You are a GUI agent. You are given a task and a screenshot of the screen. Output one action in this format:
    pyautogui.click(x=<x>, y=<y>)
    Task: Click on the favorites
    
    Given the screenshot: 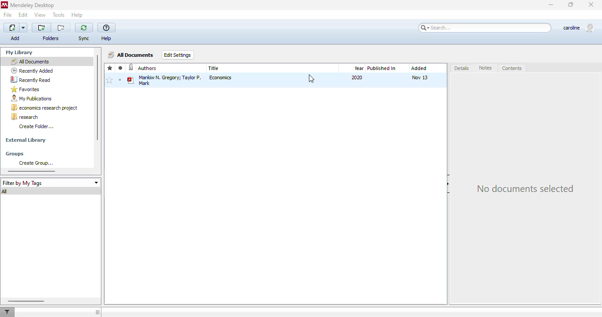 What is the action you would take?
    pyautogui.click(x=110, y=68)
    